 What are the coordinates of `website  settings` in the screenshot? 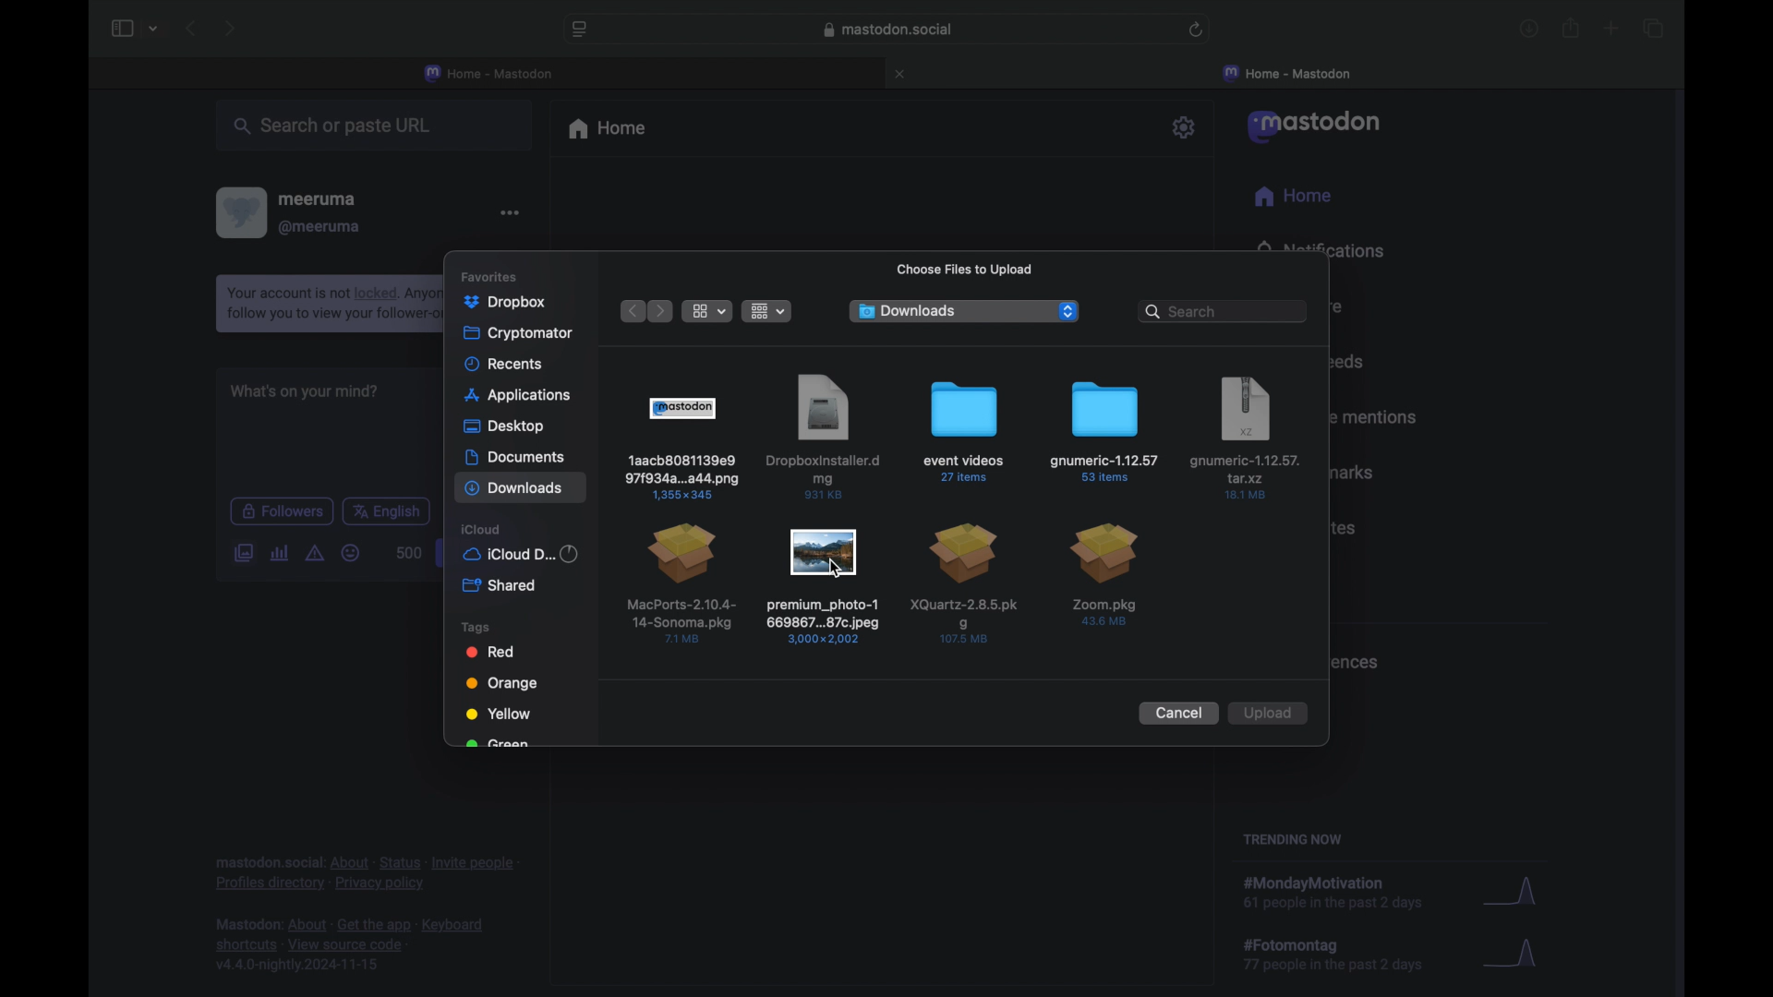 It's located at (581, 30).